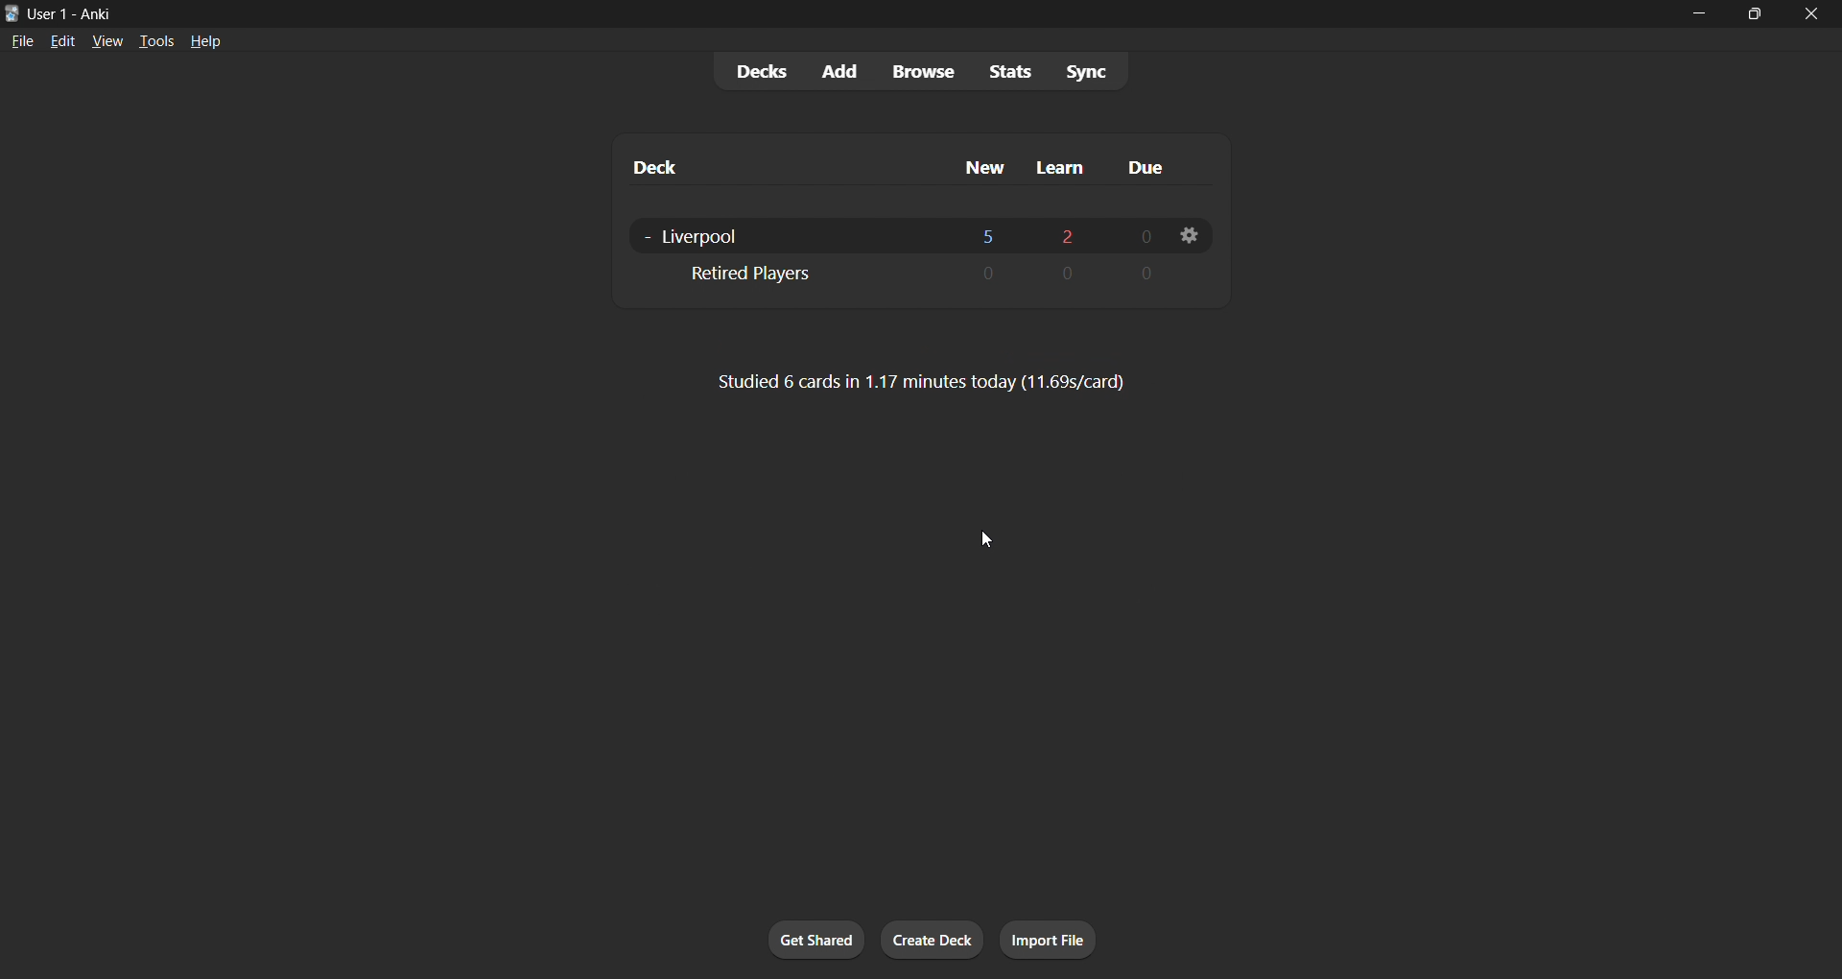  I want to click on liverpoool deck data, so click(913, 235).